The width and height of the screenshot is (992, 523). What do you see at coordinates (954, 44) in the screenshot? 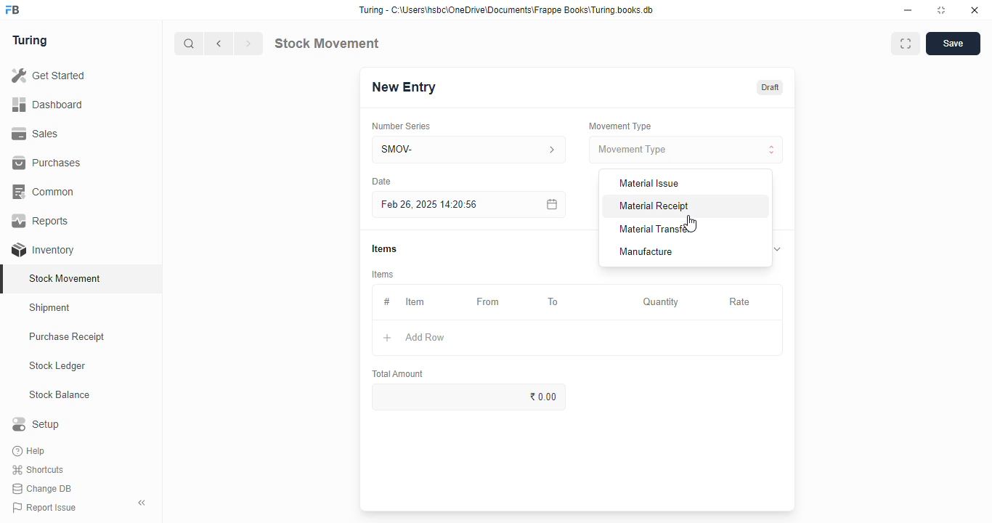
I see `save` at bounding box center [954, 44].